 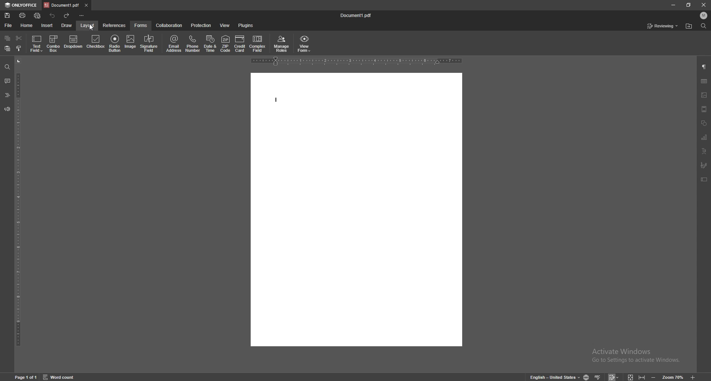 I want to click on paragraph, so click(x=704, y=67).